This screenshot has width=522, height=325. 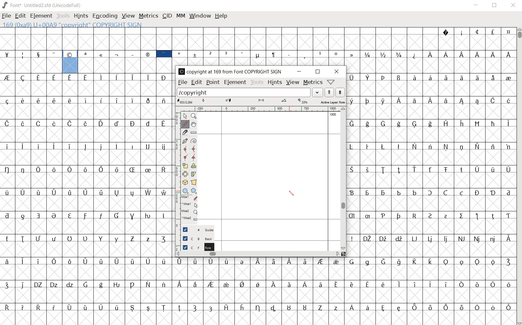 What do you see at coordinates (343, 179) in the screenshot?
I see `scrollbar` at bounding box center [343, 179].